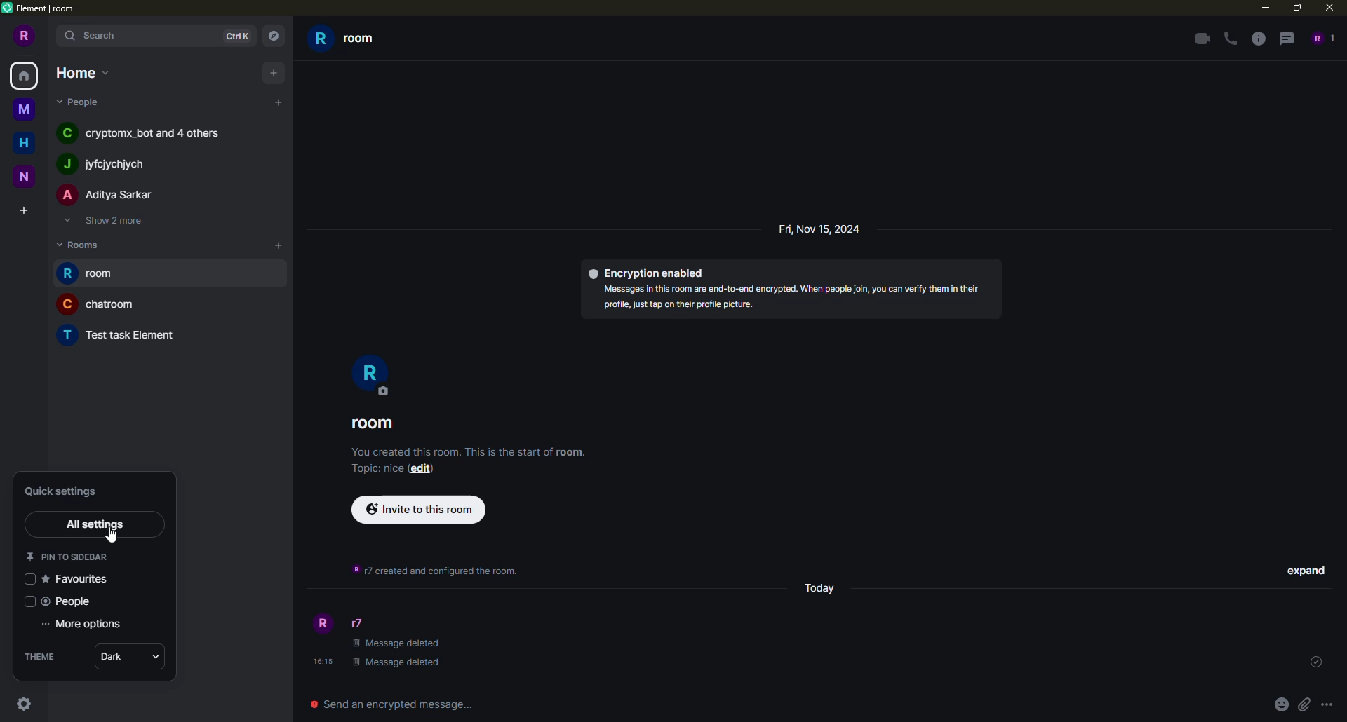 This screenshot has width=1347, height=722. Describe the element at coordinates (280, 245) in the screenshot. I see `add` at that location.